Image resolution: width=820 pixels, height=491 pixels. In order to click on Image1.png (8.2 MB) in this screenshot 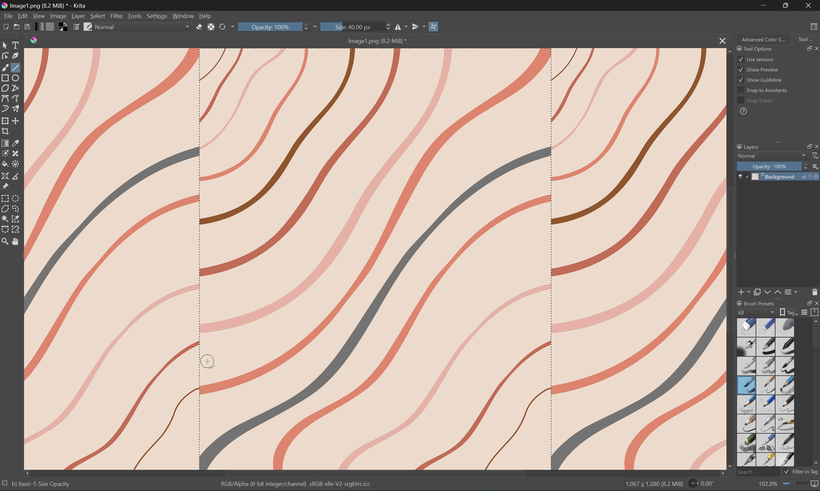, I will do `click(374, 41)`.